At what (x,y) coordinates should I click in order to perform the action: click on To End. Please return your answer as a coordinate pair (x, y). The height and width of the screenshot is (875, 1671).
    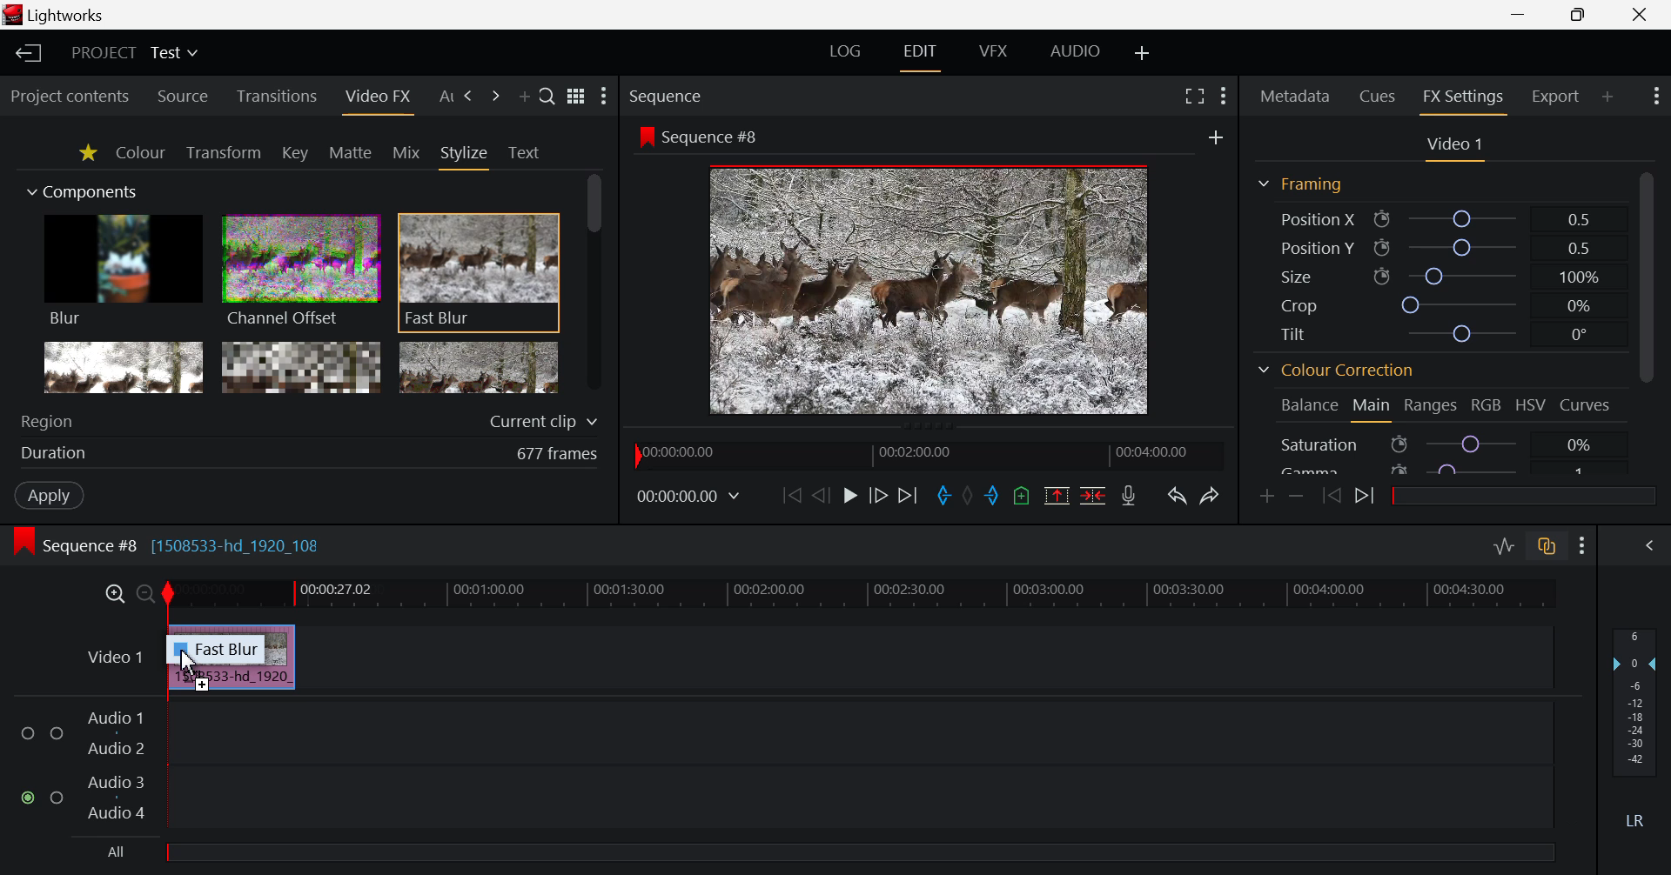
    Looking at the image, I should click on (909, 497).